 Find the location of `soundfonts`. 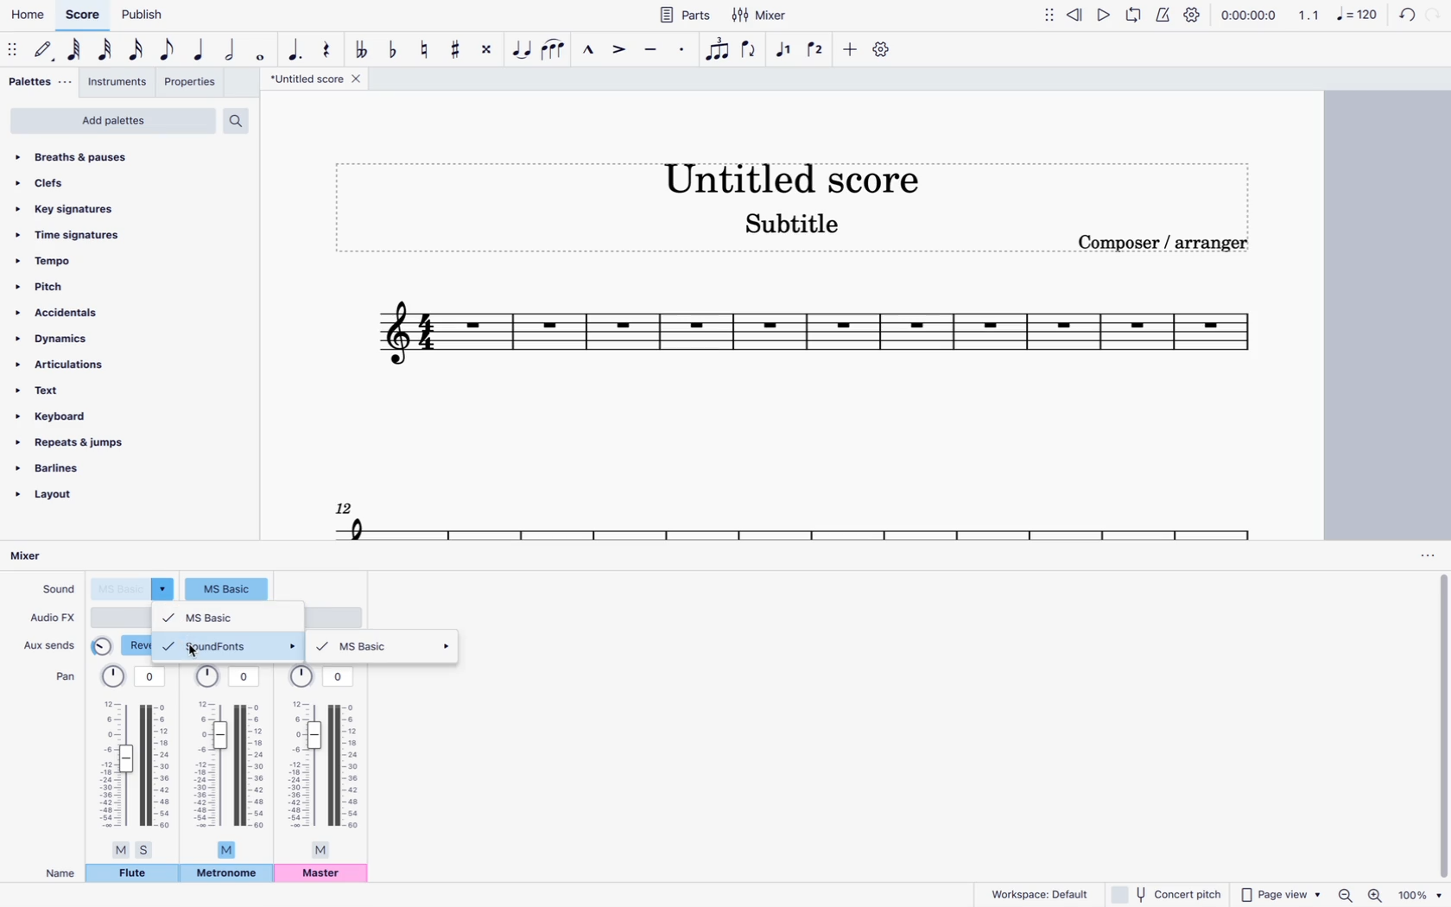

soundfonts is located at coordinates (229, 645).